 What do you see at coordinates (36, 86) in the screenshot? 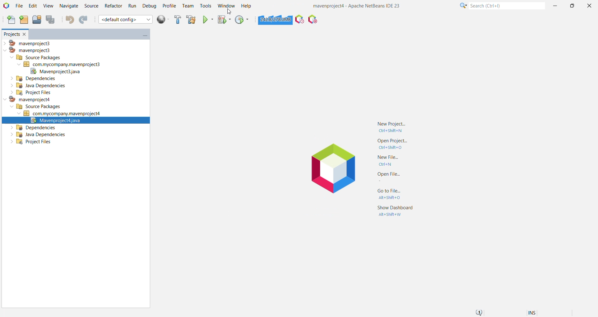
I see `Java Dependencies` at bounding box center [36, 86].